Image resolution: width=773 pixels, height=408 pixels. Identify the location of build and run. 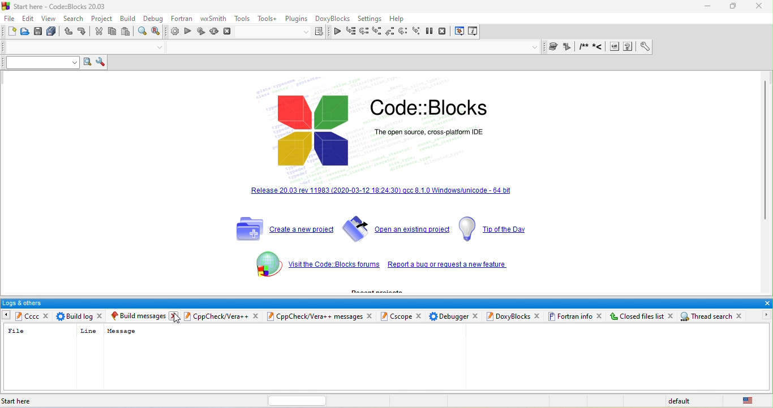
(201, 32).